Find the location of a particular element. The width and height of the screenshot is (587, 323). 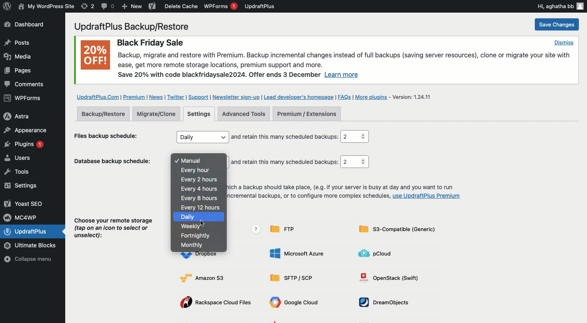

Premium  is located at coordinates (135, 97).